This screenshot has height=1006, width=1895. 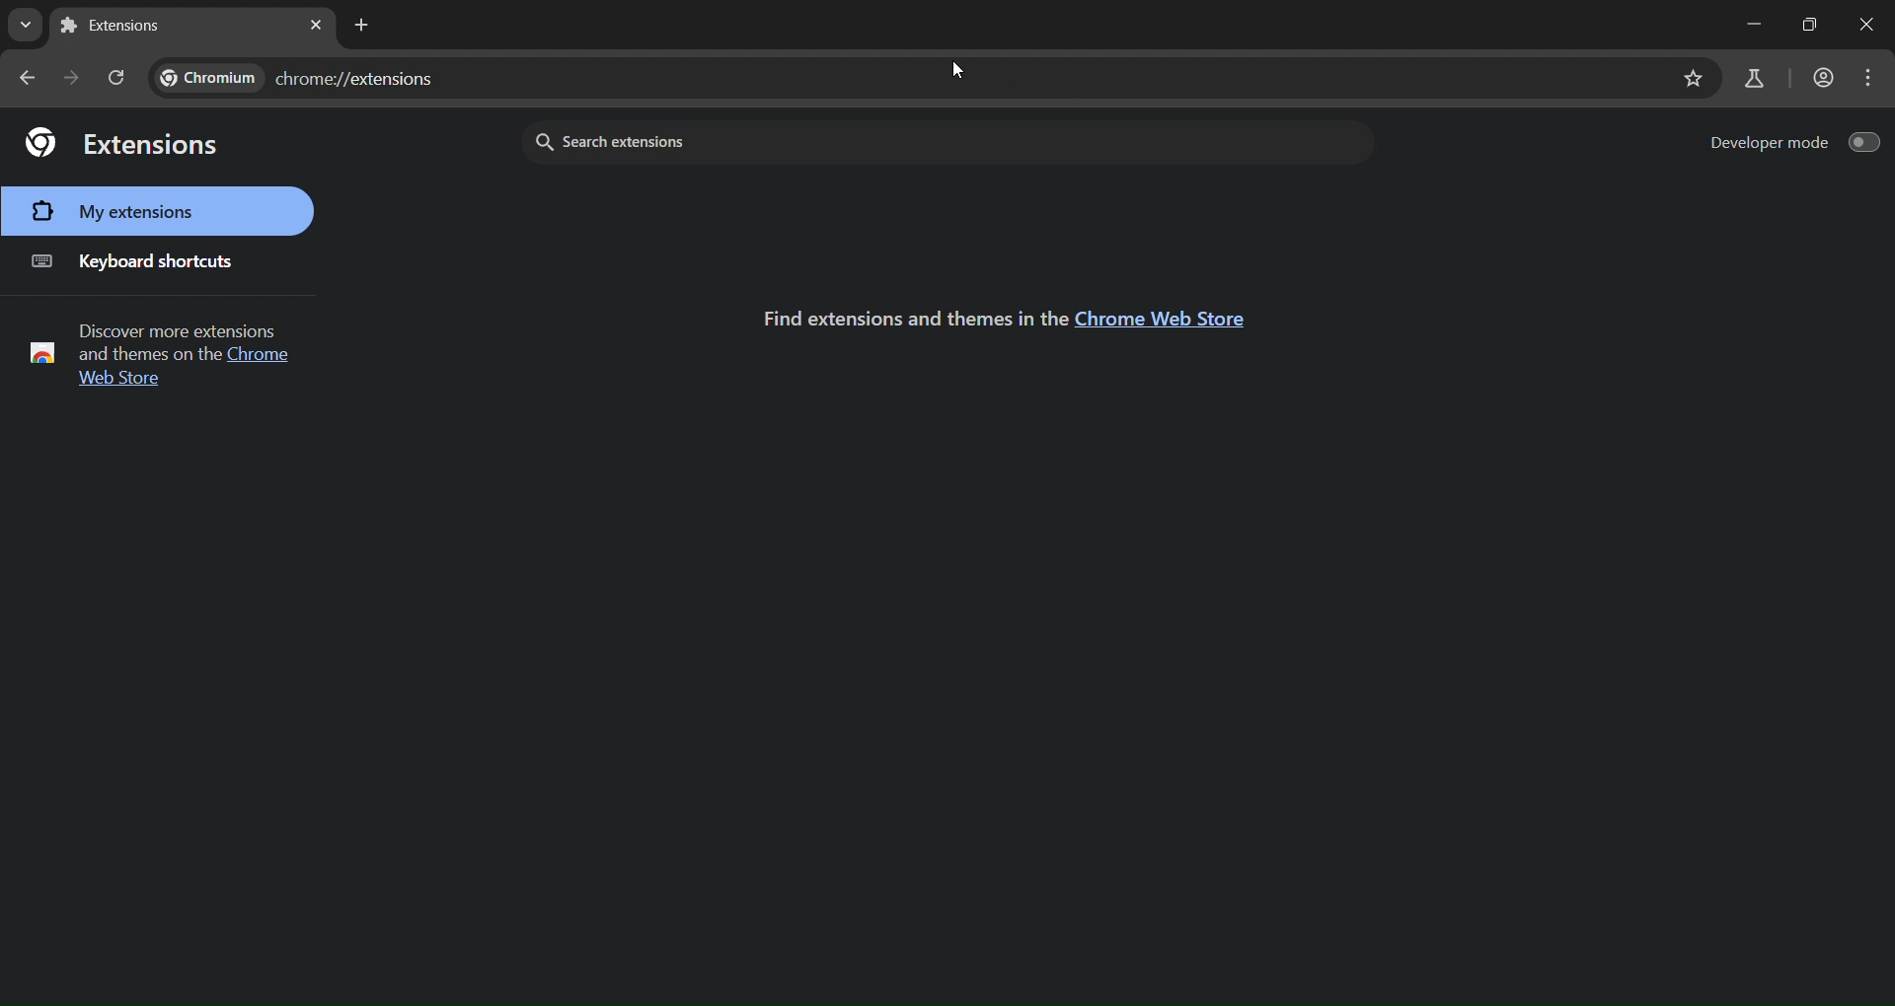 What do you see at coordinates (316, 25) in the screenshot?
I see `close tab` at bounding box center [316, 25].